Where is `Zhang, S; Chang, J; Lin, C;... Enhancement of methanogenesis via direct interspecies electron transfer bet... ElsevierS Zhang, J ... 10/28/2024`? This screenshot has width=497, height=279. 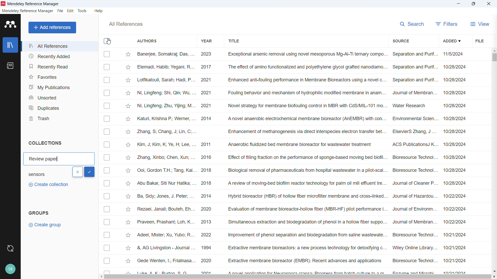
Zhang, S; Chang, J; Lin, C;... Enhancement of methanogenesis via direct interspecies electron transfer bet... ElsevierS Zhang, J ... 10/28/2024 is located at coordinates (302, 132).